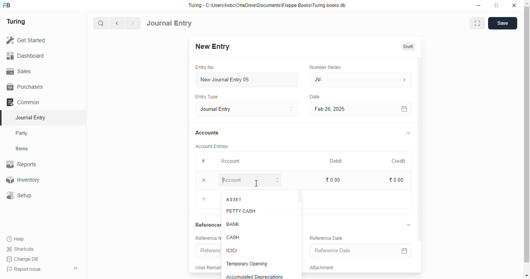 The width and height of the screenshot is (530, 279). Describe the element at coordinates (233, 238) in the screenshot. I see `cash` at that location.